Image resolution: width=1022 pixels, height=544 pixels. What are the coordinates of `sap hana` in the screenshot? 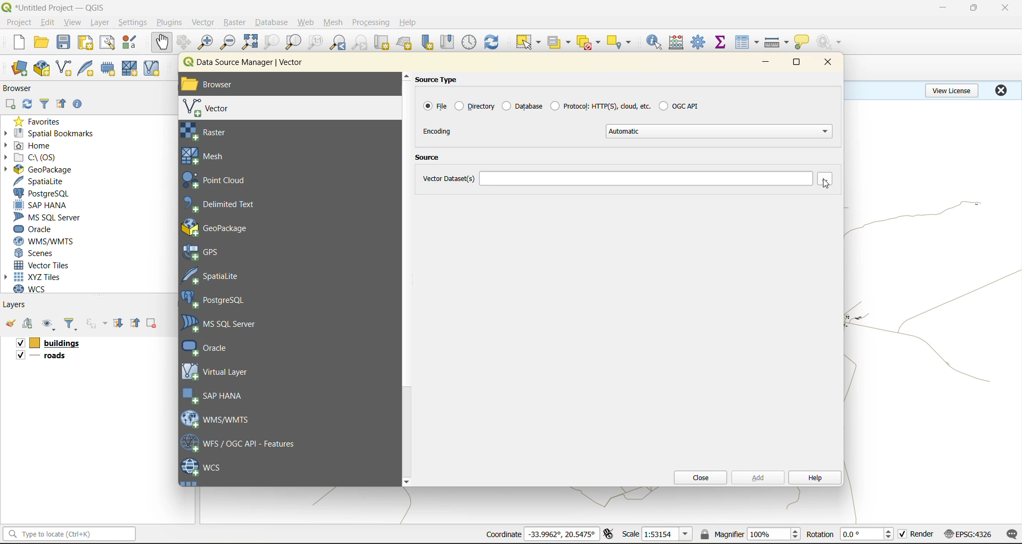 It's located at (41, 205).